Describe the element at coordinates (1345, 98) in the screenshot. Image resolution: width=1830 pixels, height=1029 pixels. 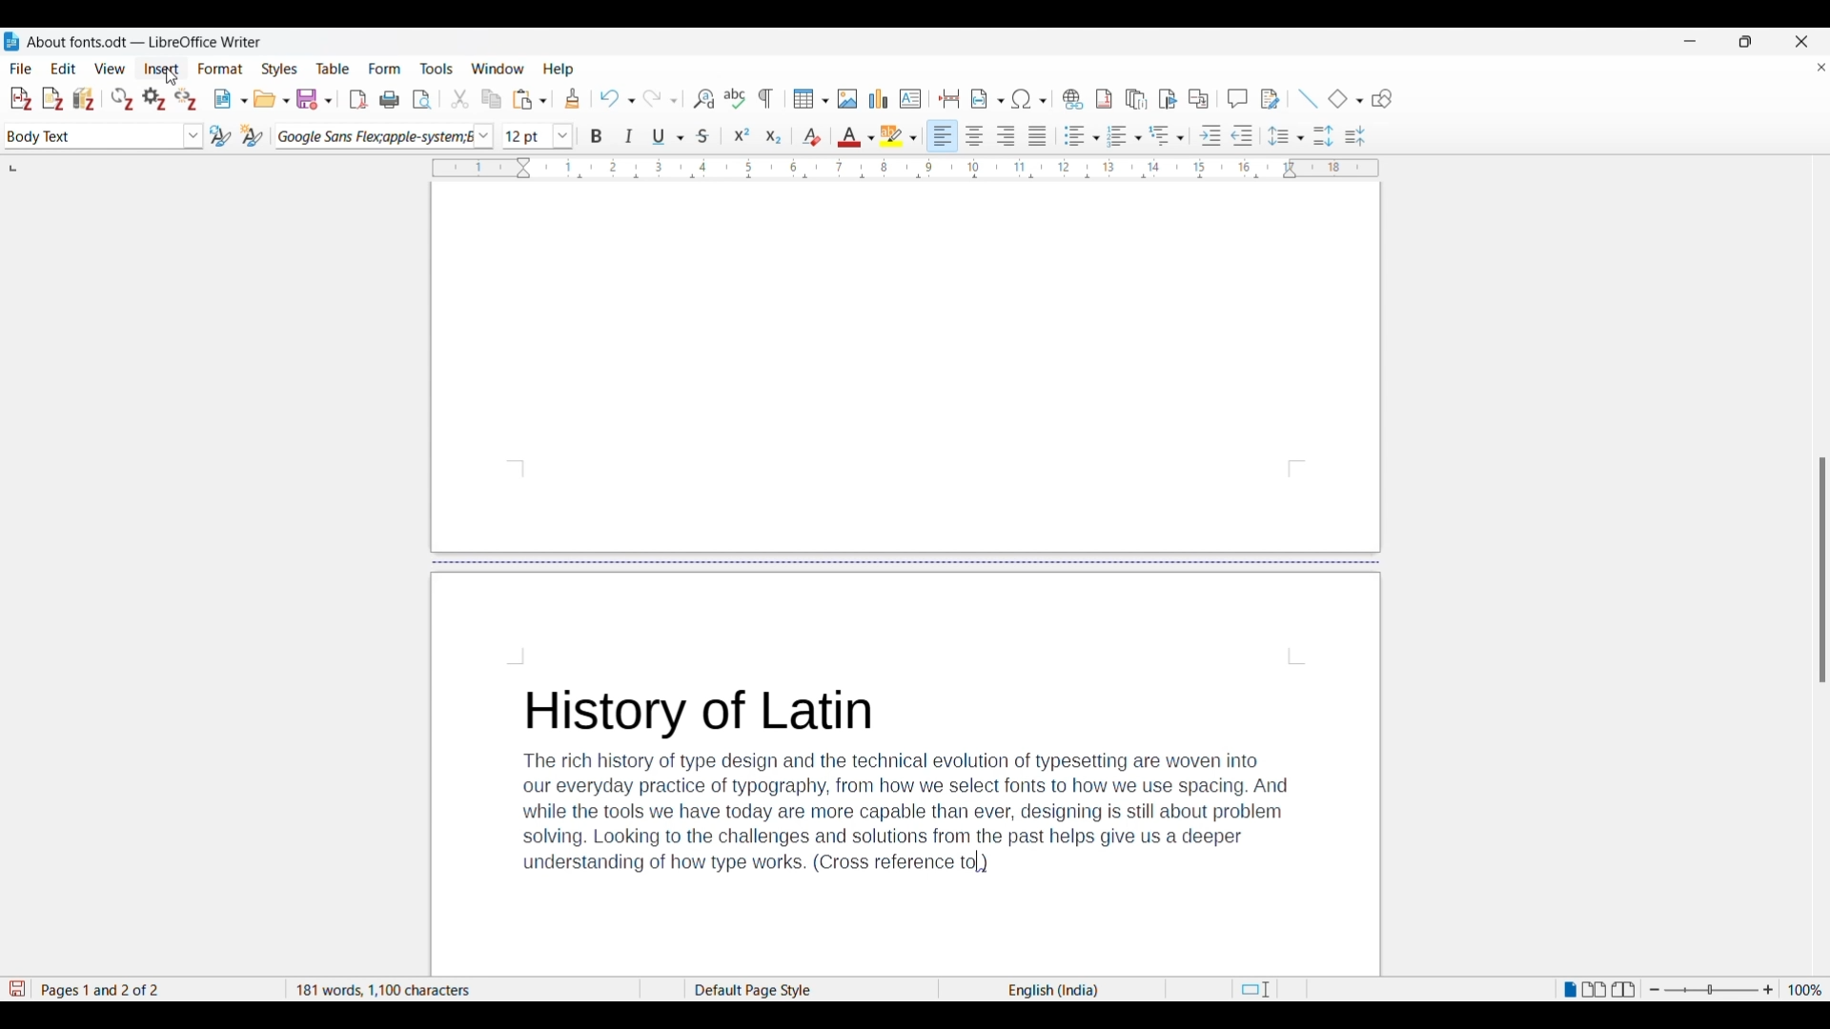
I see `Current basic shape and other basic shape options` at that location.